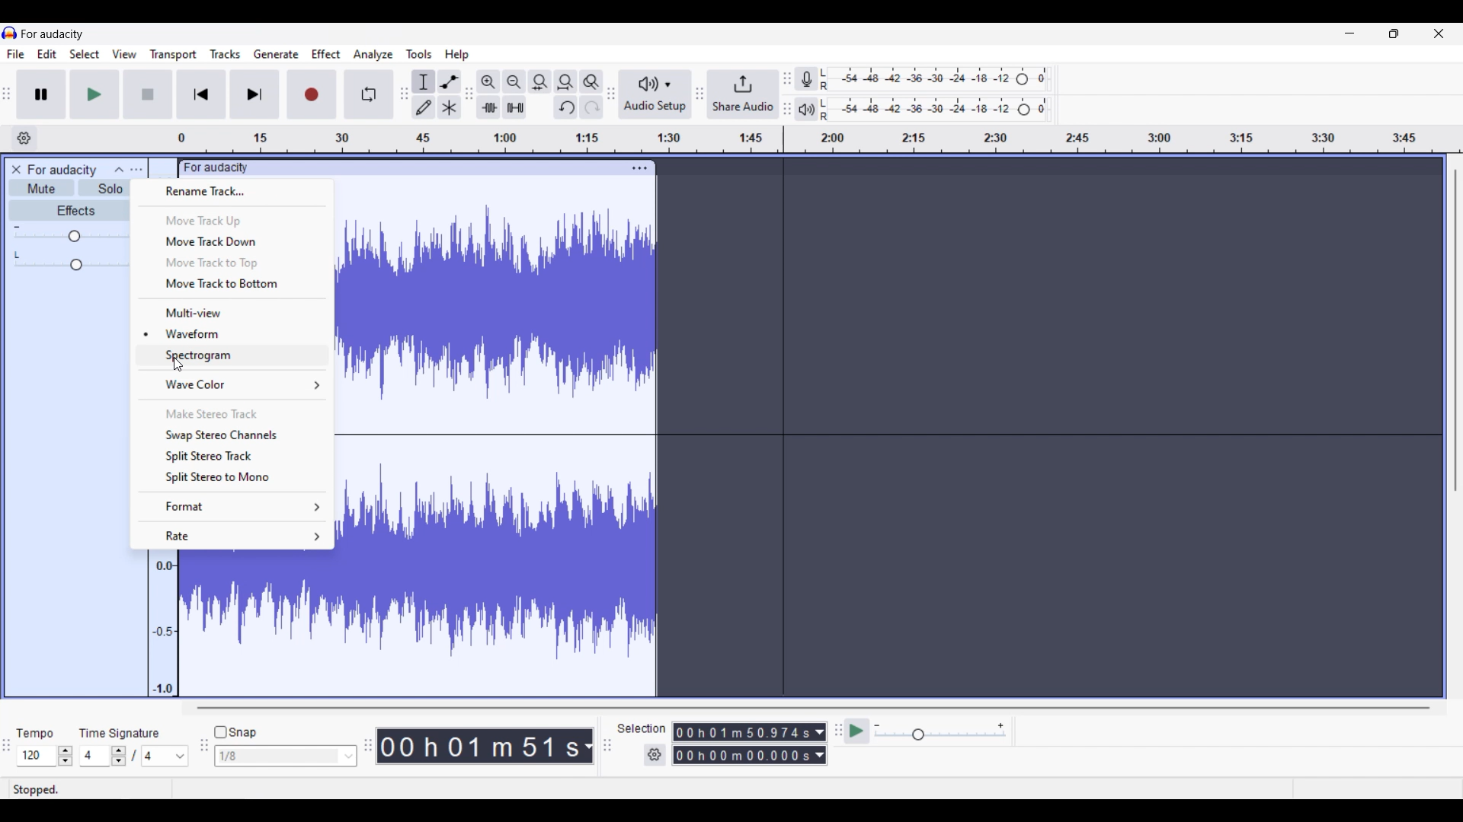 The height and width of the screenshot is (822, 1463). What do you see at coordinates (104, 188) in the screenshot?
I see `Solo` at bounding box center [104, 188].